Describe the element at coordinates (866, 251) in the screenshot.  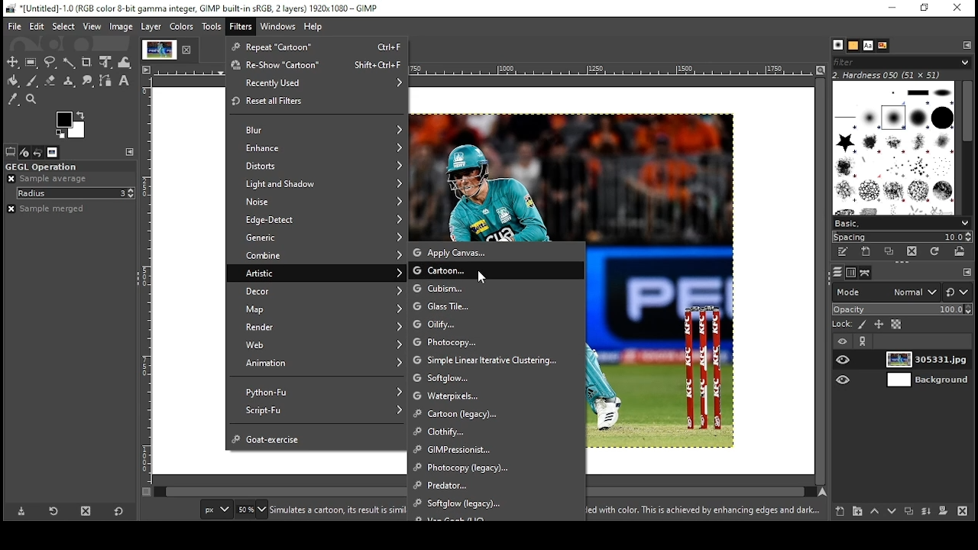
I see `create a new brush` at that location.